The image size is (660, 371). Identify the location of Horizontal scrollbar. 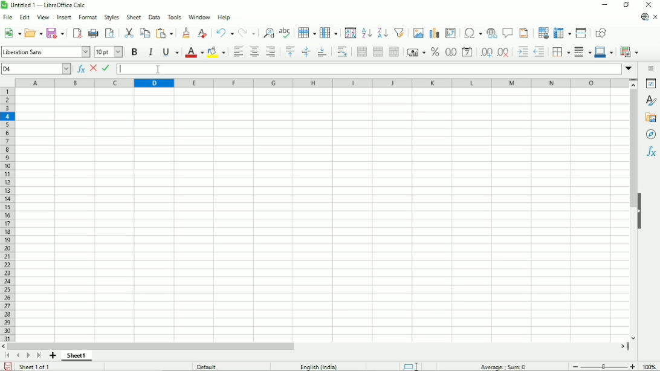
(318, 346).